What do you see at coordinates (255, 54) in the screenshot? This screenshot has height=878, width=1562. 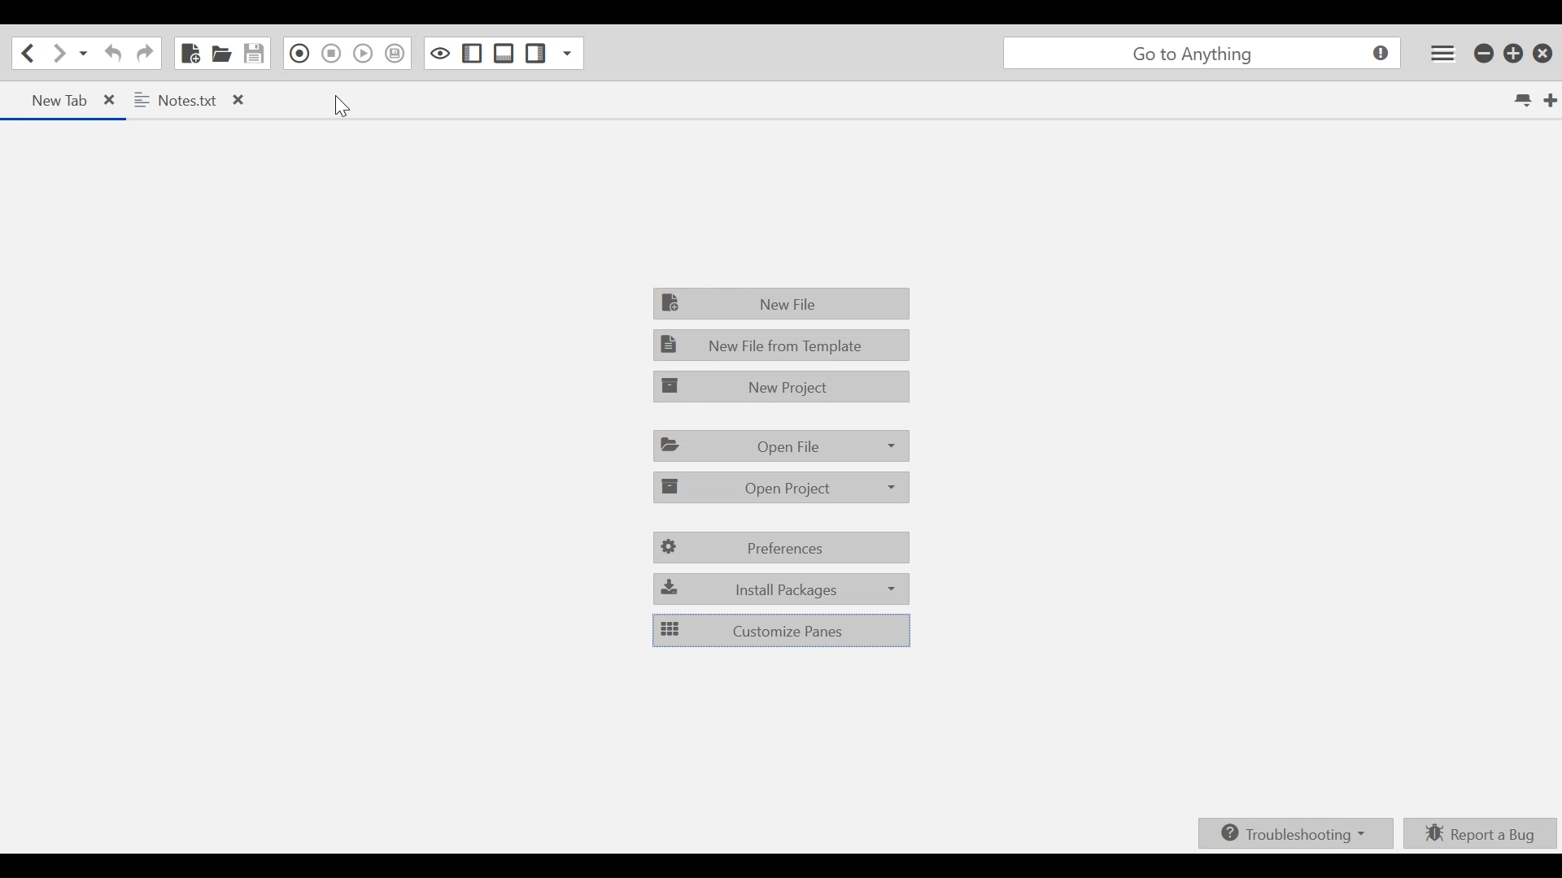 I see `Save File` at bounding box center [255, 54].